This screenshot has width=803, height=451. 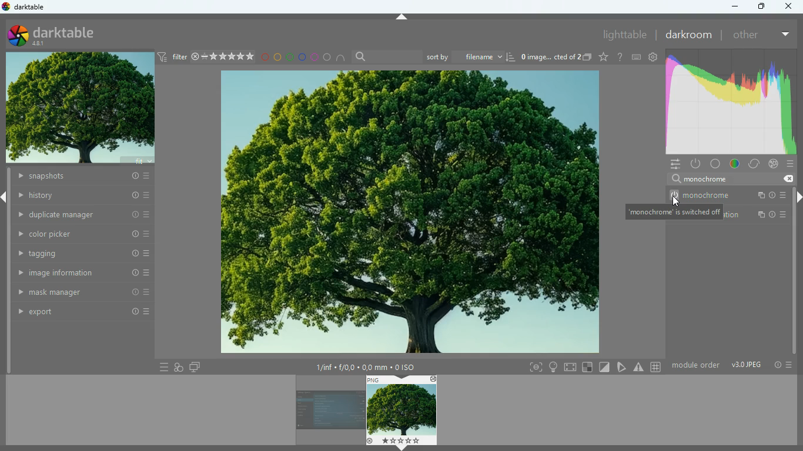 I want to click on module order, so click(x=696, y=366).